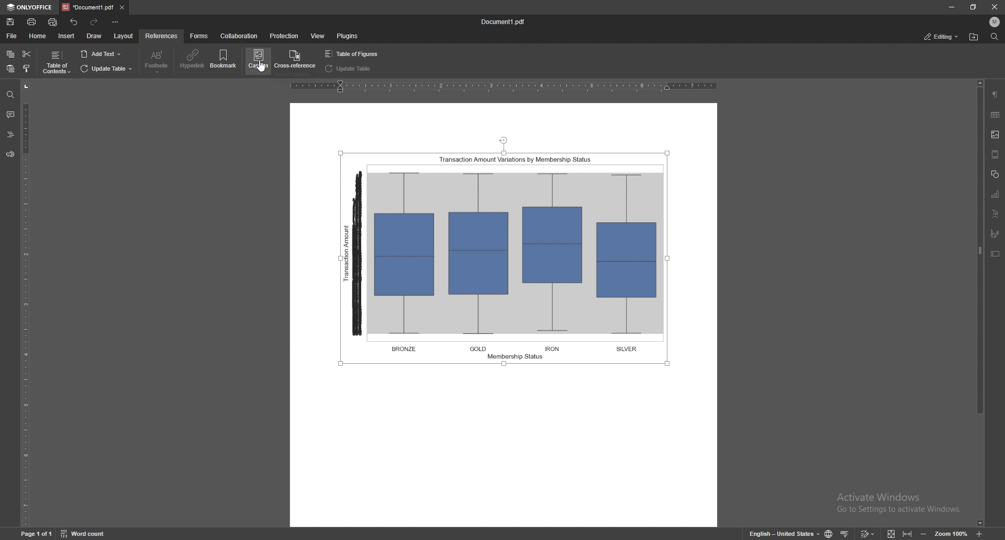 The width and height of the screenshot is (1005, 540). What do you see at coordinates (84, 533) in the screenshot?
I see `word count` at bounding box center [84, 533].